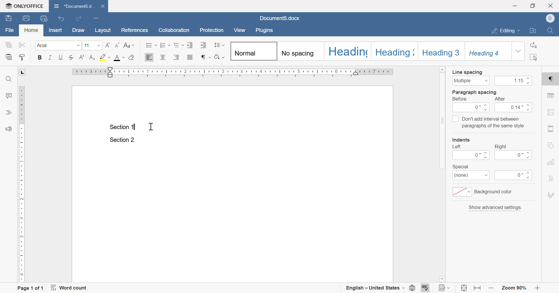  I want to click on Don't add interval between paragraphs of the same style, so click(489, 122).